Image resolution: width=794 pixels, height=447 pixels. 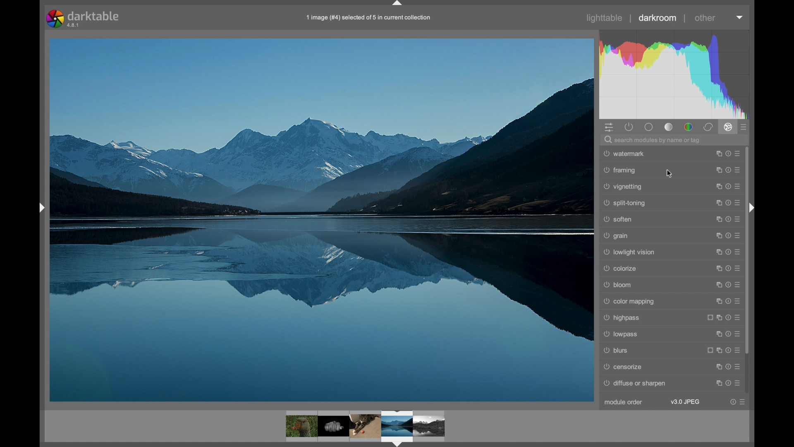 What do you see at coordinates (728, 268) in the screenshot?
I see `more options` at bounding box center [728, 268].